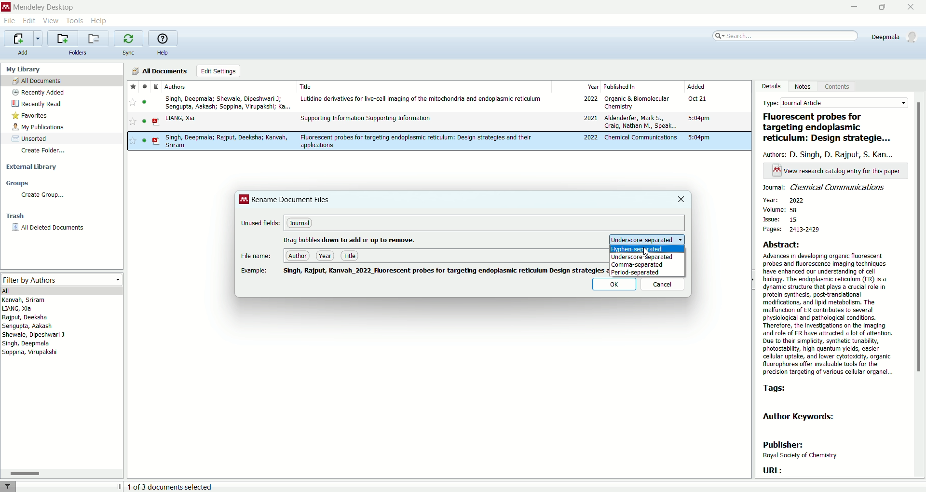 This screenshot has height=492, width=926. Describe the element at coordinates (299, 257) in the screenshot. I see `author` at that location.